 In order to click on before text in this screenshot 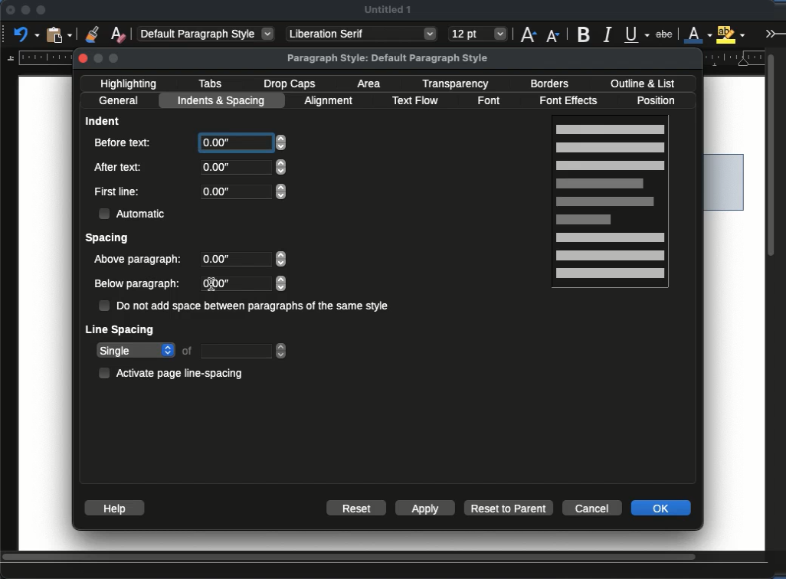, I will do `click(123, 142)`.